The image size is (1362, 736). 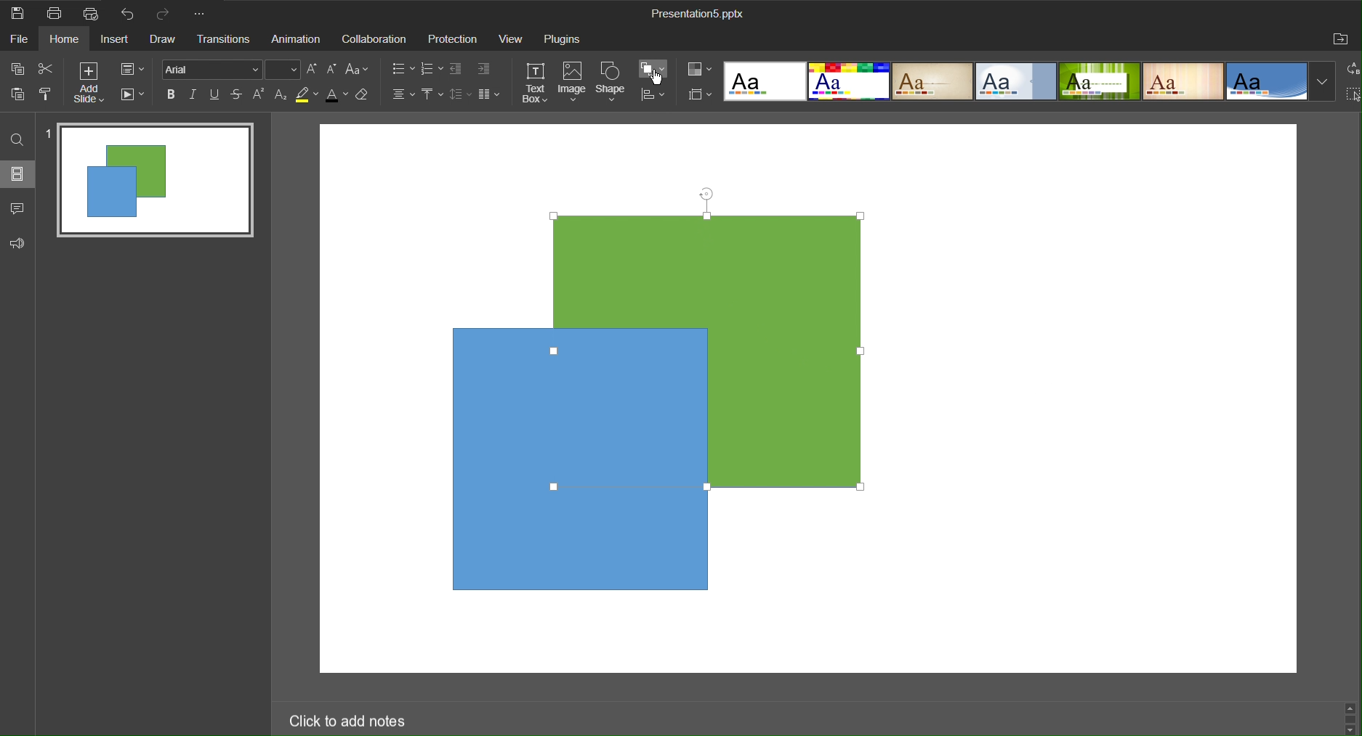 What do you see at coordinates (454, 39) in the screenshot?
I see `Protection` at bounding box center [454, 39].